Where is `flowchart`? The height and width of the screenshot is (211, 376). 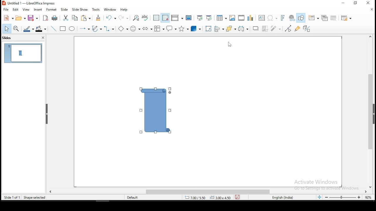 flowchart is located at coordinates (160, 29).